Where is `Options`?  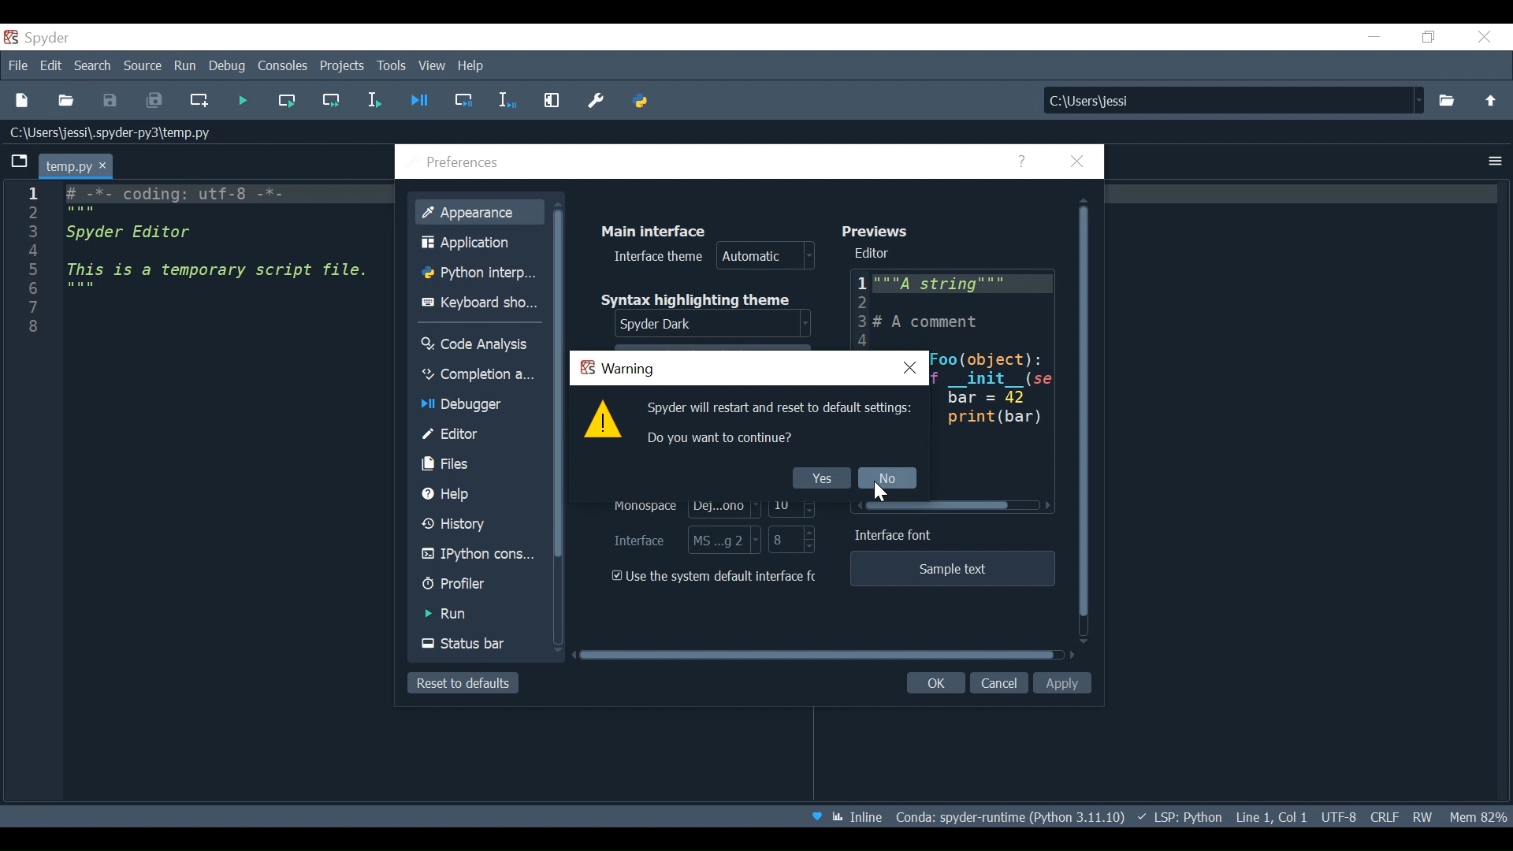
Options is located at coordinates (1497, 162).